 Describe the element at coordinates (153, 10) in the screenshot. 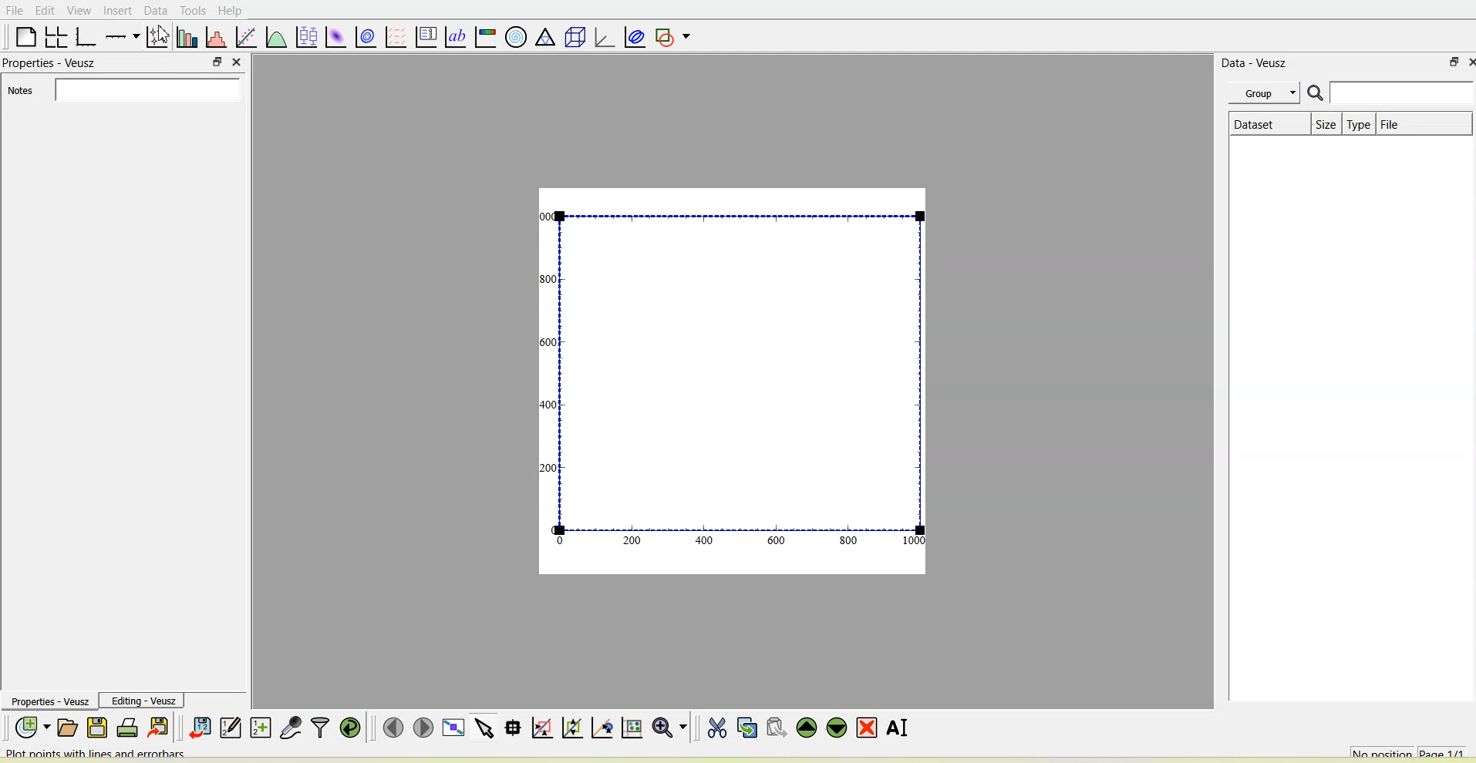

I see `Data` at that location.